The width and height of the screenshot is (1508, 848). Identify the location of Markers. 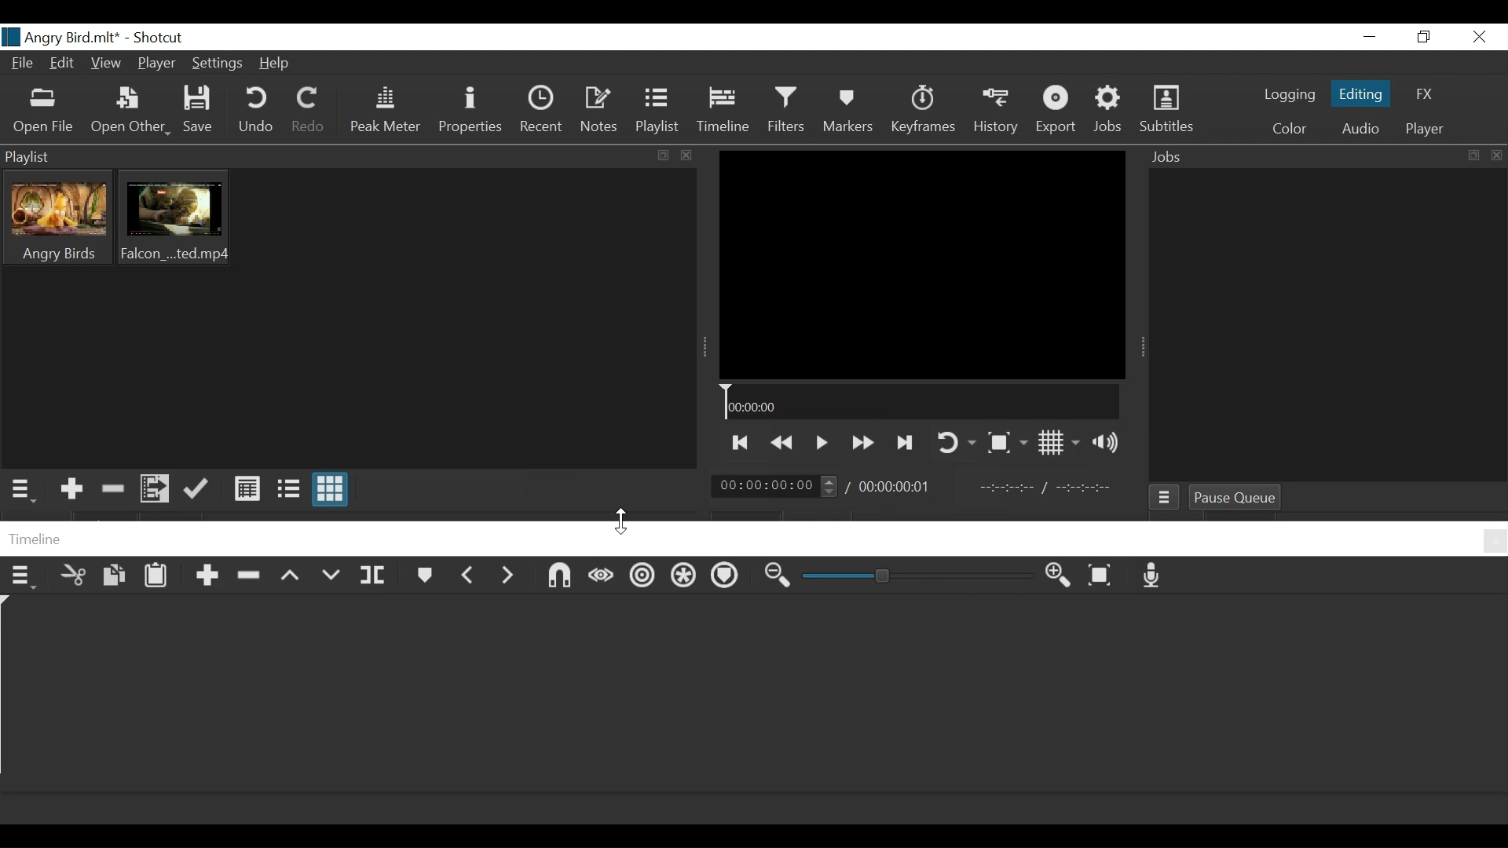
(850, 111).